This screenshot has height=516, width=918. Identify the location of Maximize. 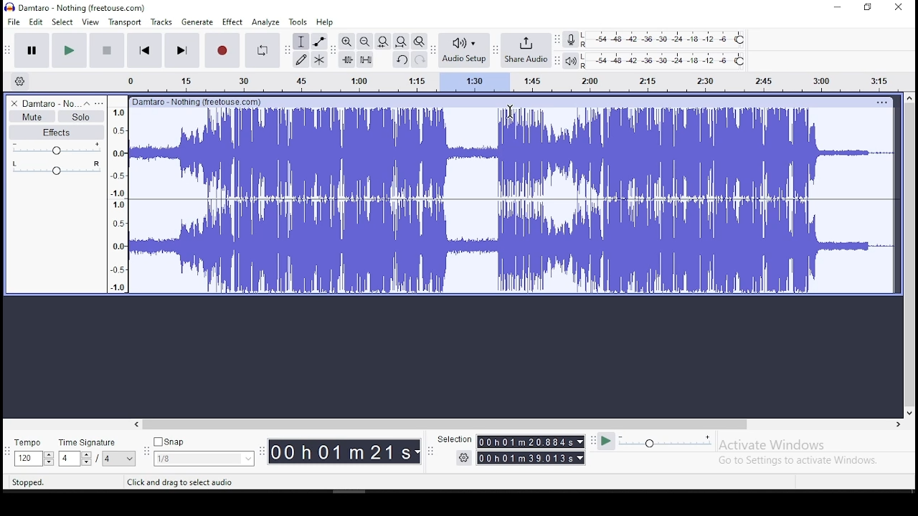
(868, 7).